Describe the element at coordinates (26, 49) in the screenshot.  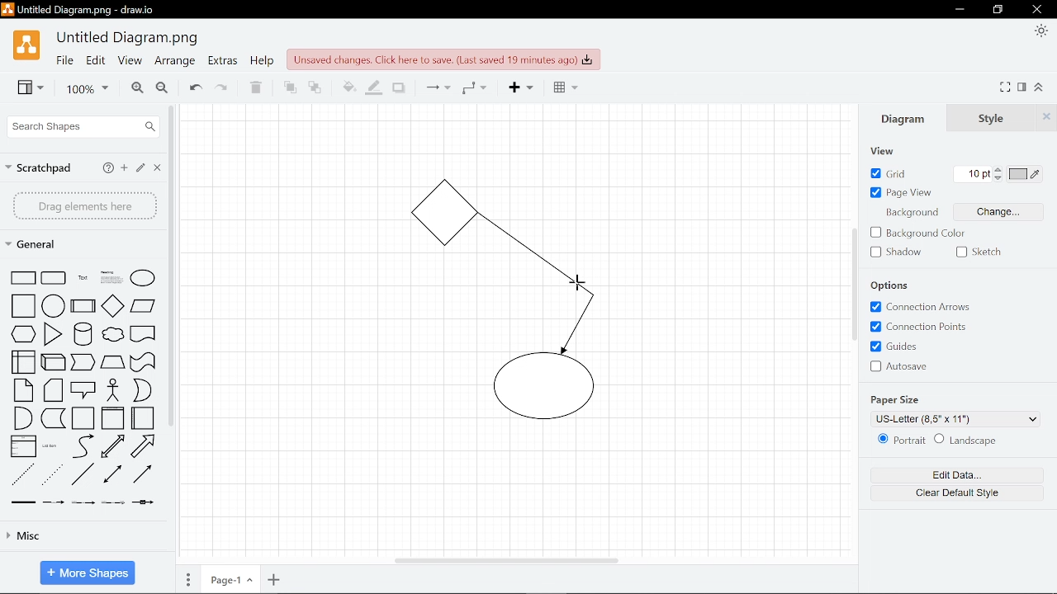
I see `Draw.io logo` at that location.